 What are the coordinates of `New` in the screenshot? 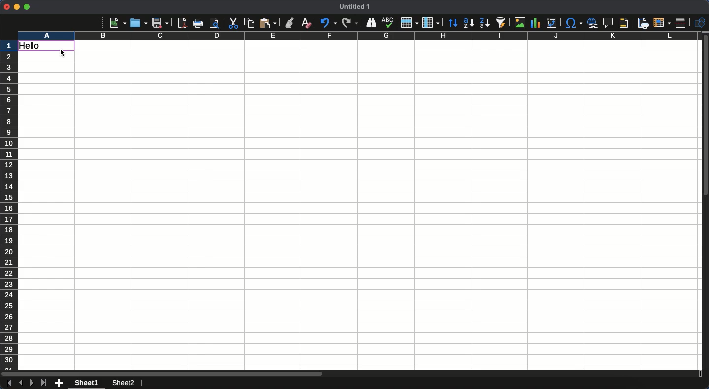 It's located at (118, 22).